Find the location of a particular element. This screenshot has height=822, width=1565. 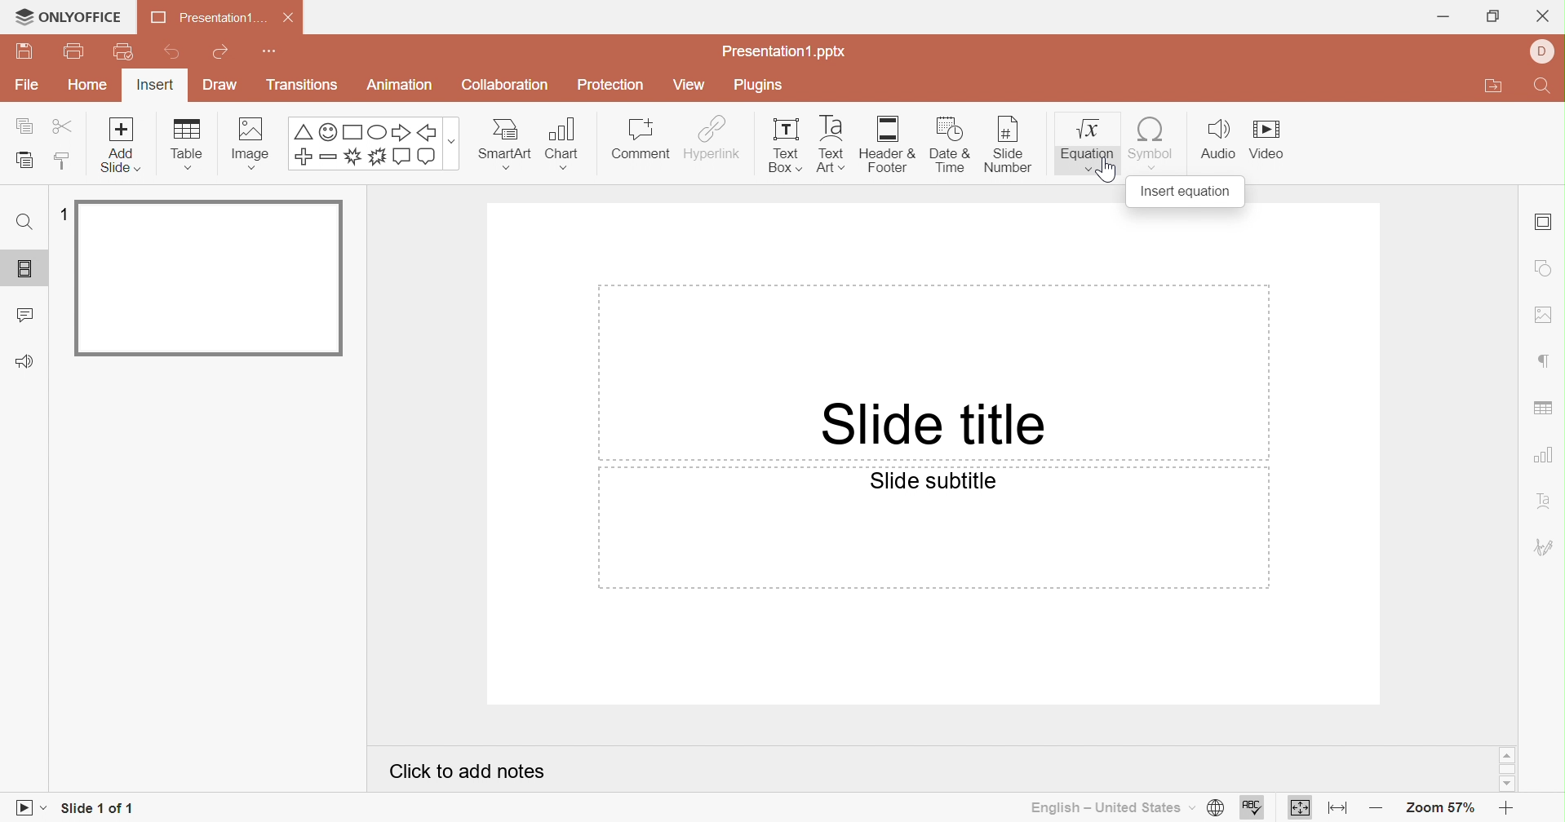

Insert is located at coordinates (156, 85).